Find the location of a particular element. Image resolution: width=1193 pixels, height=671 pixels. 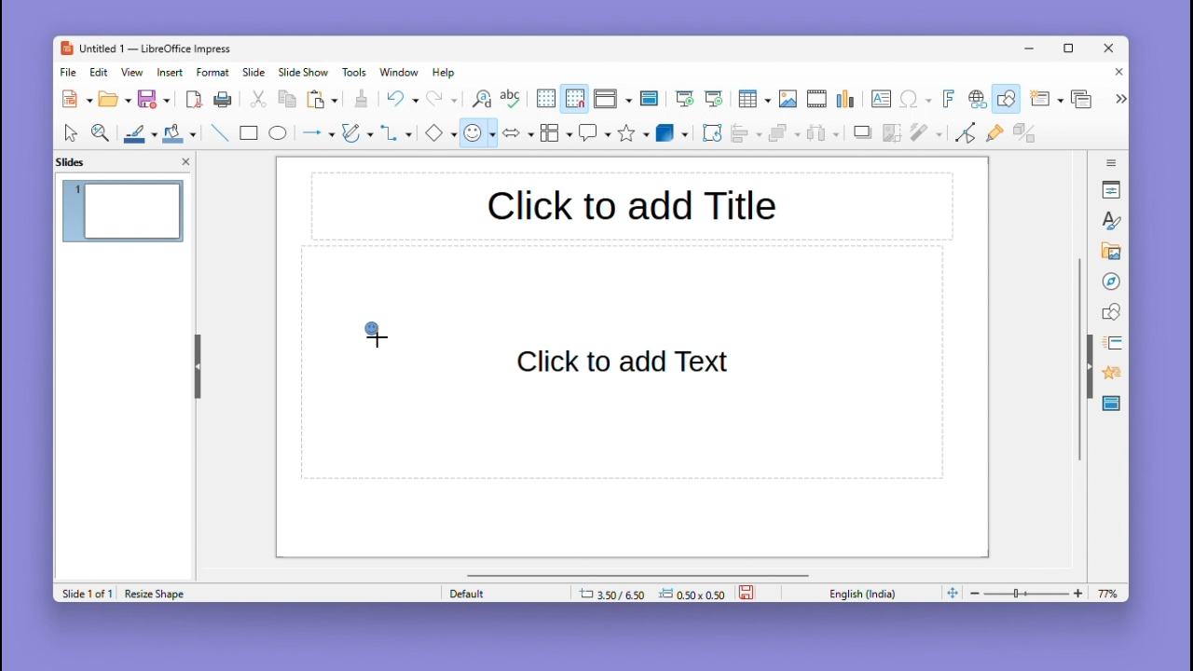

Display views is located at coordinates (610, 99).